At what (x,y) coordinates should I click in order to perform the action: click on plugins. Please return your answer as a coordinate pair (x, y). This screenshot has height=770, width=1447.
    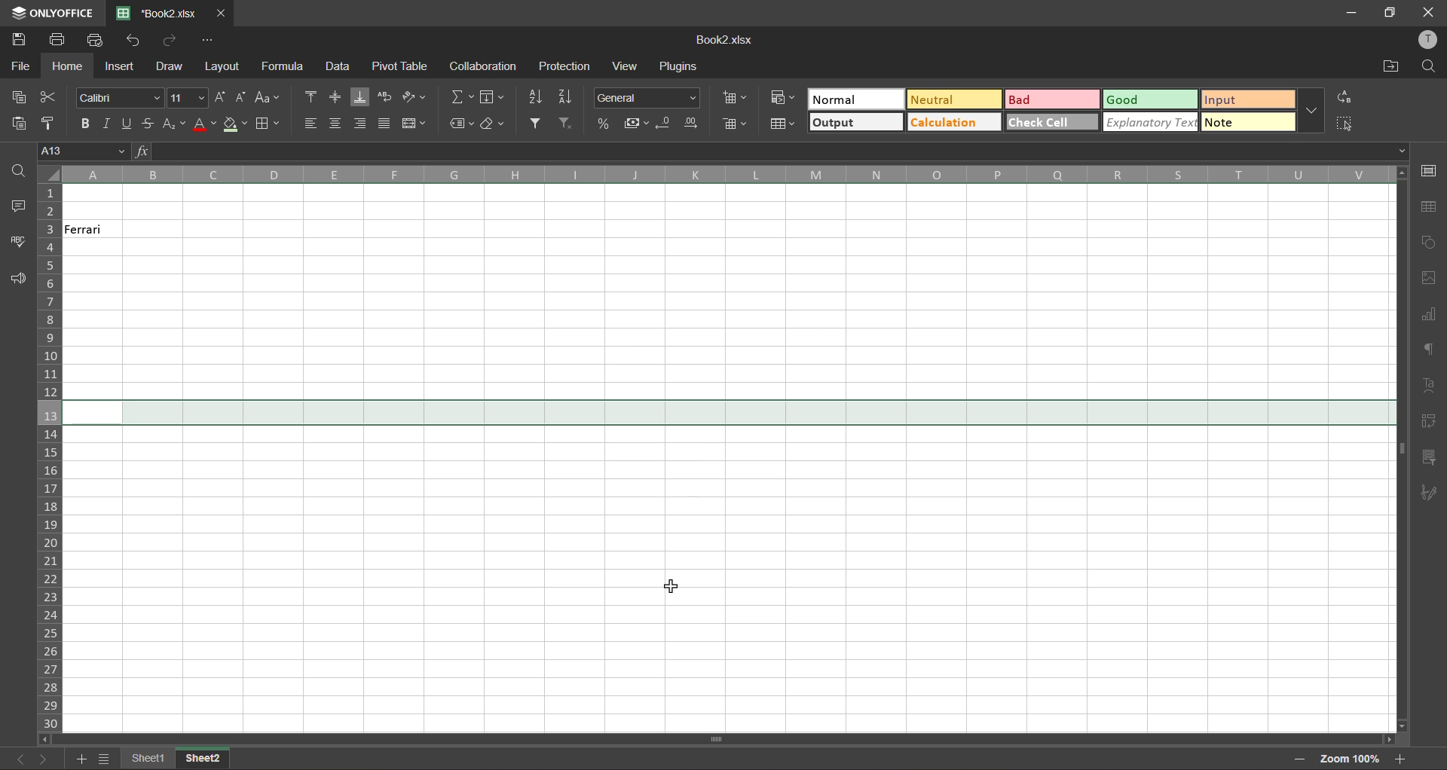
    Looking at the image, I should click on (678, 64).